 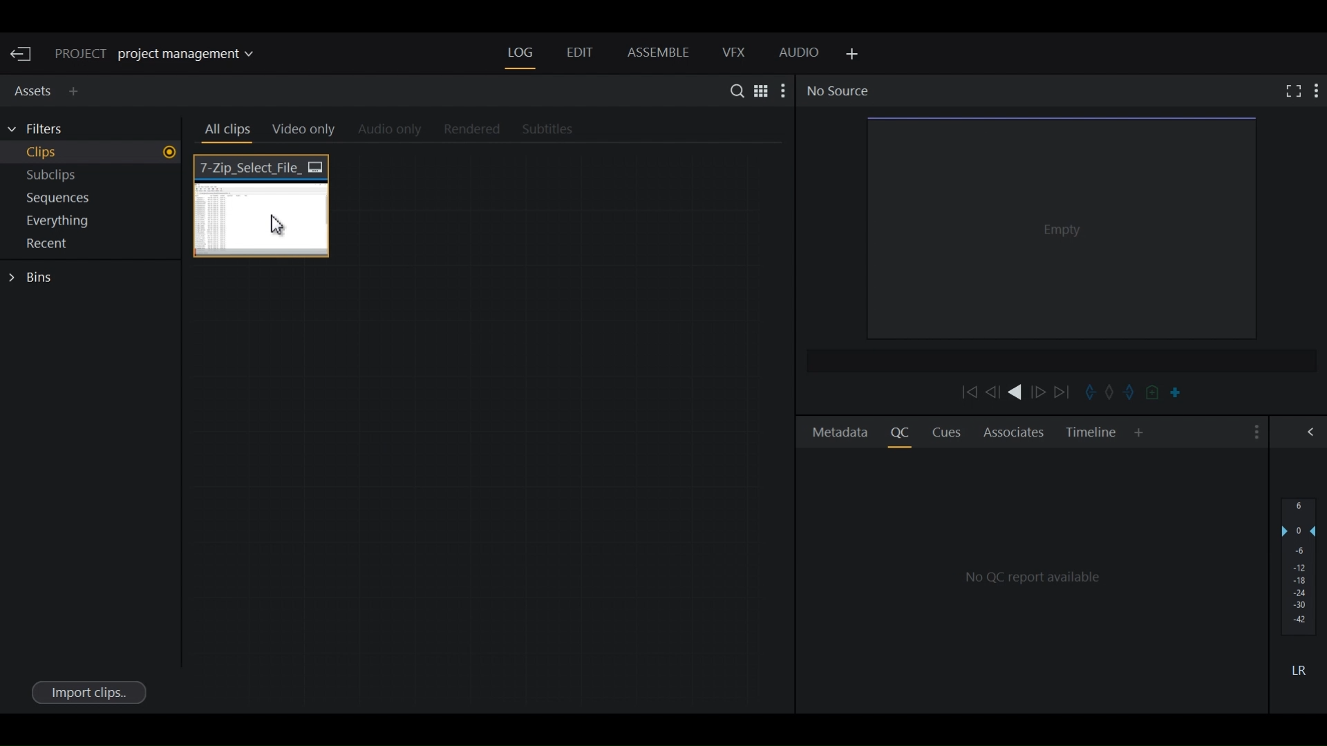 I want to click on Mark in, so click(x=1088, y=392).